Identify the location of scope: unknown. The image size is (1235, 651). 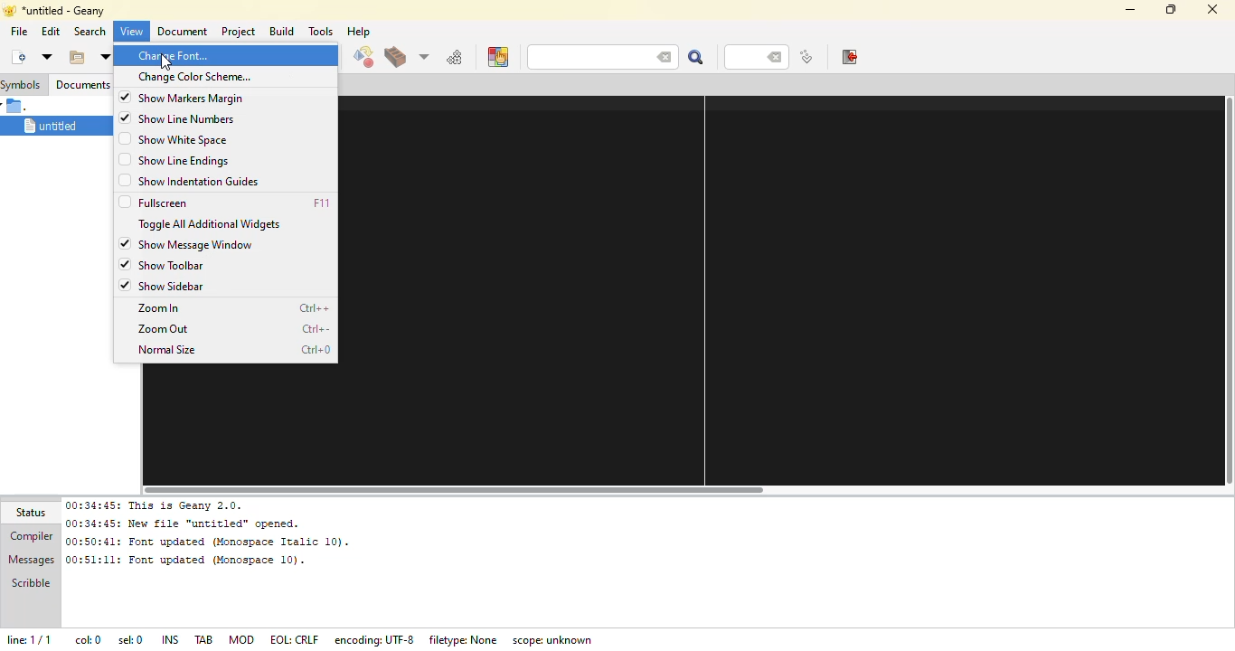
(556, 640).